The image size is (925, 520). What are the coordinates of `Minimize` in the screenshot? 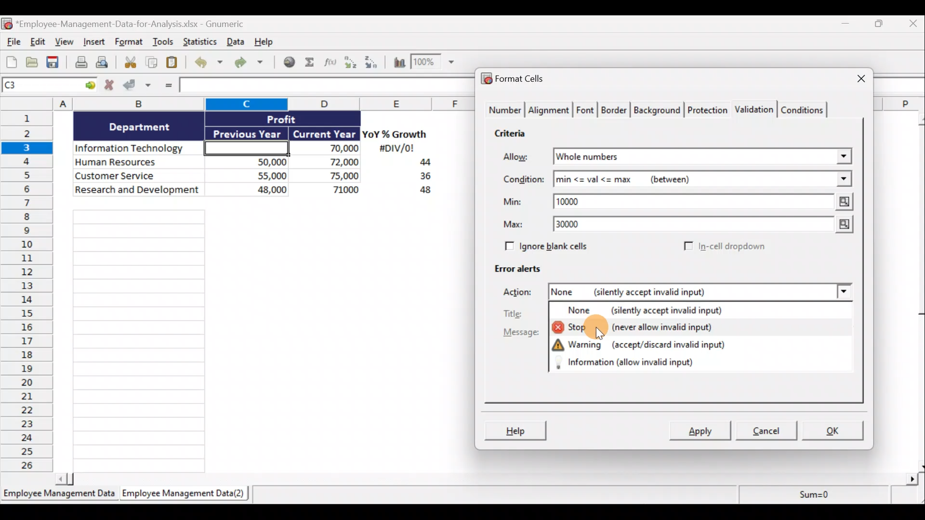 It's located at (849, 26).